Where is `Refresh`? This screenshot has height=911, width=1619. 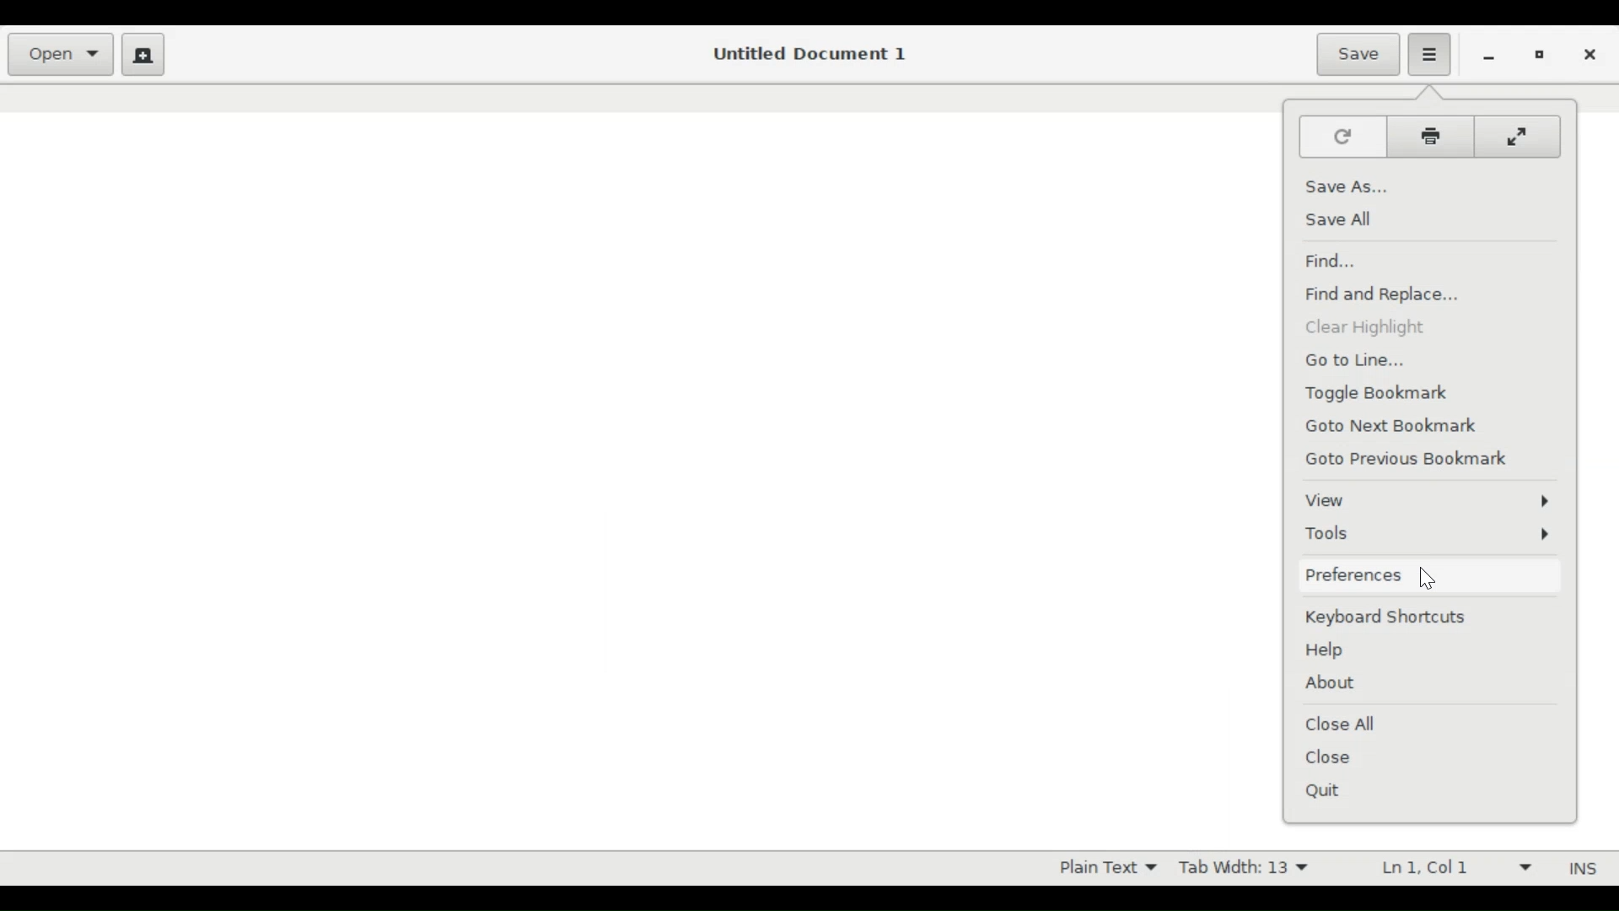
Refresh is located at coordinates (1339, 135).